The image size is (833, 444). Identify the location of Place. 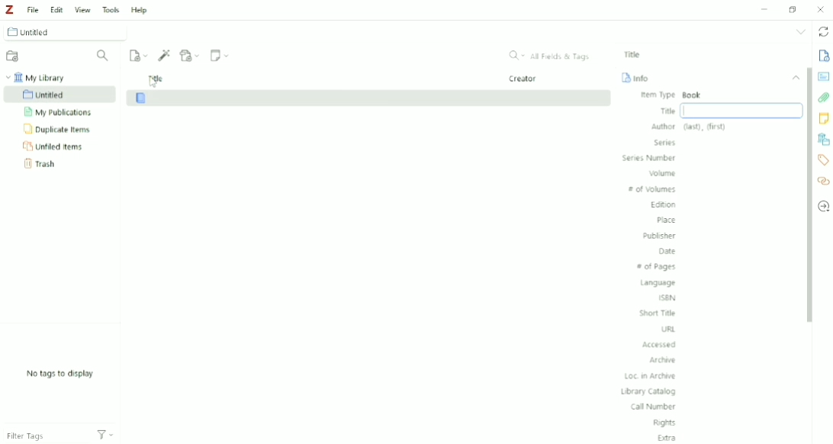
(665, 220).